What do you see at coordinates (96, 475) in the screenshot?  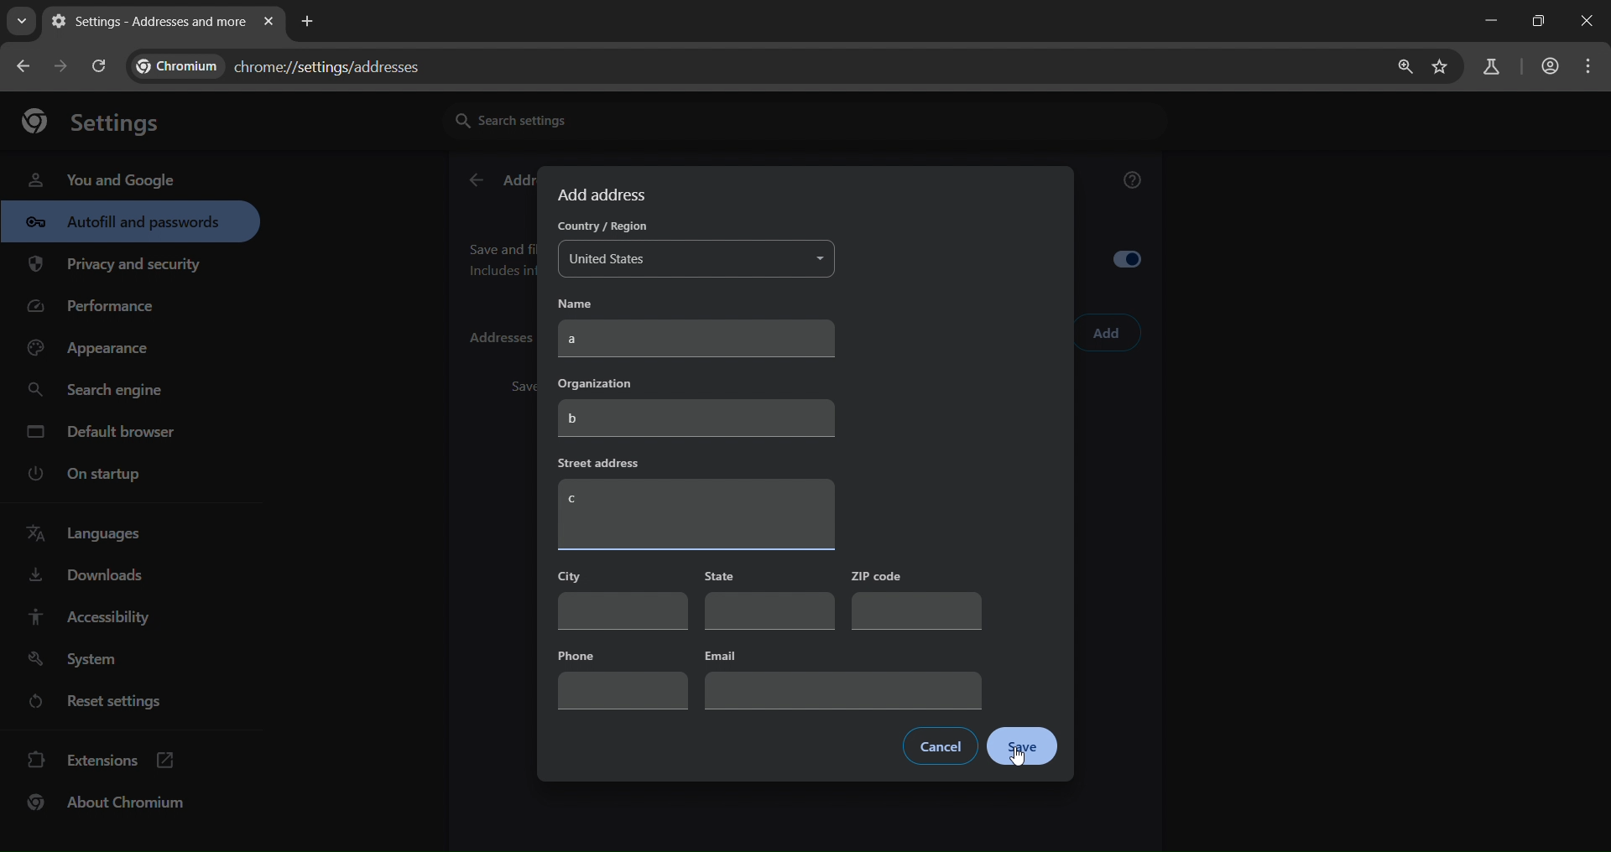 I see `on startup` at bounding box center [96, 475].